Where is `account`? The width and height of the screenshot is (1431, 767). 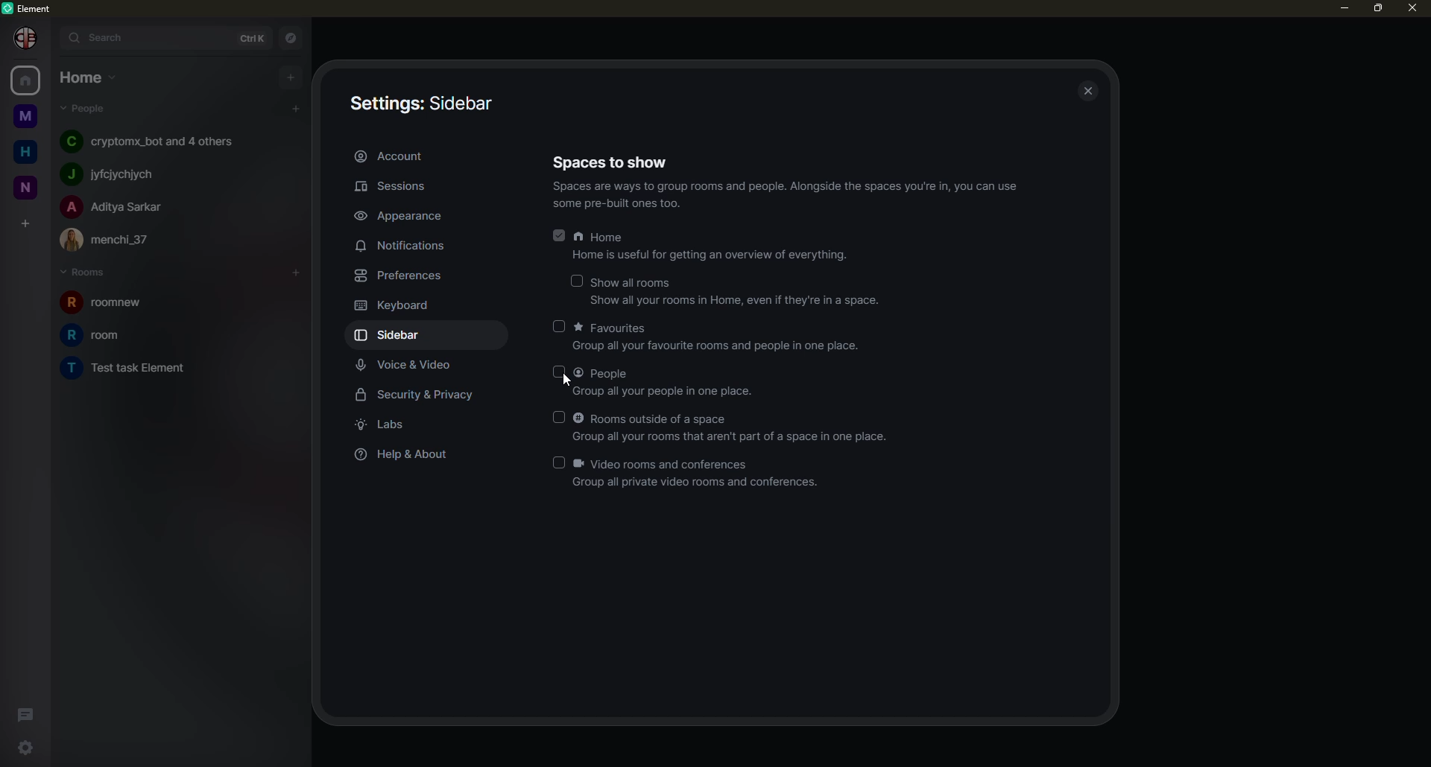 account is located at coordinates (401, 156).